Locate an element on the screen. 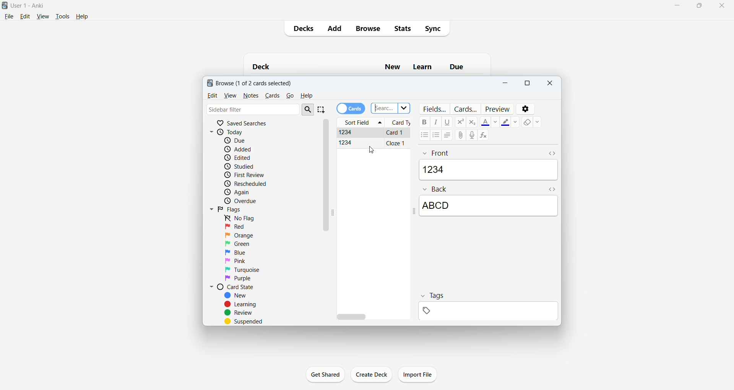 This screenshot has height=390, width=734. search is located at coordinates (384, 108).